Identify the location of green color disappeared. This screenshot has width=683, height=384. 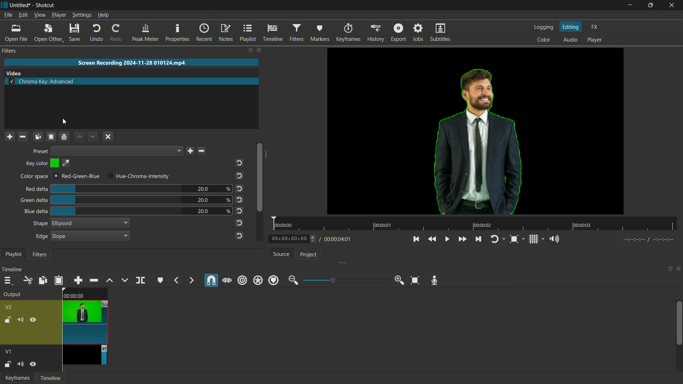
(476, 130).